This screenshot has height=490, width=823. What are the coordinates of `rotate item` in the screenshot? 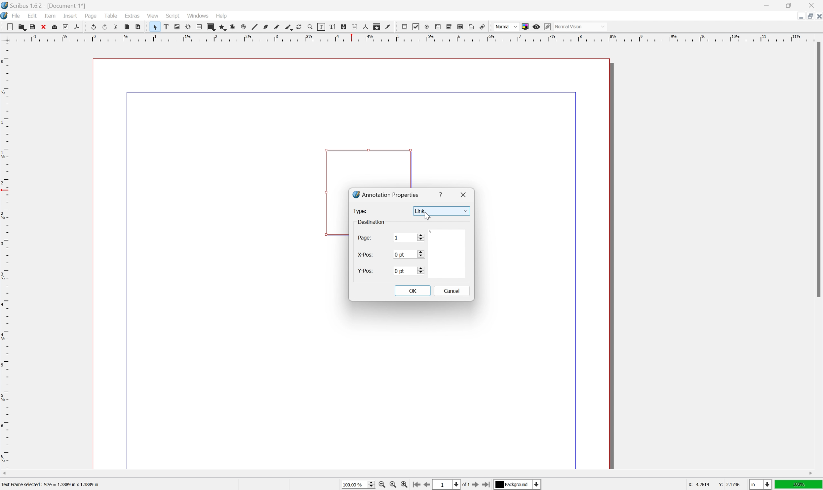 It's located at (299, 27).